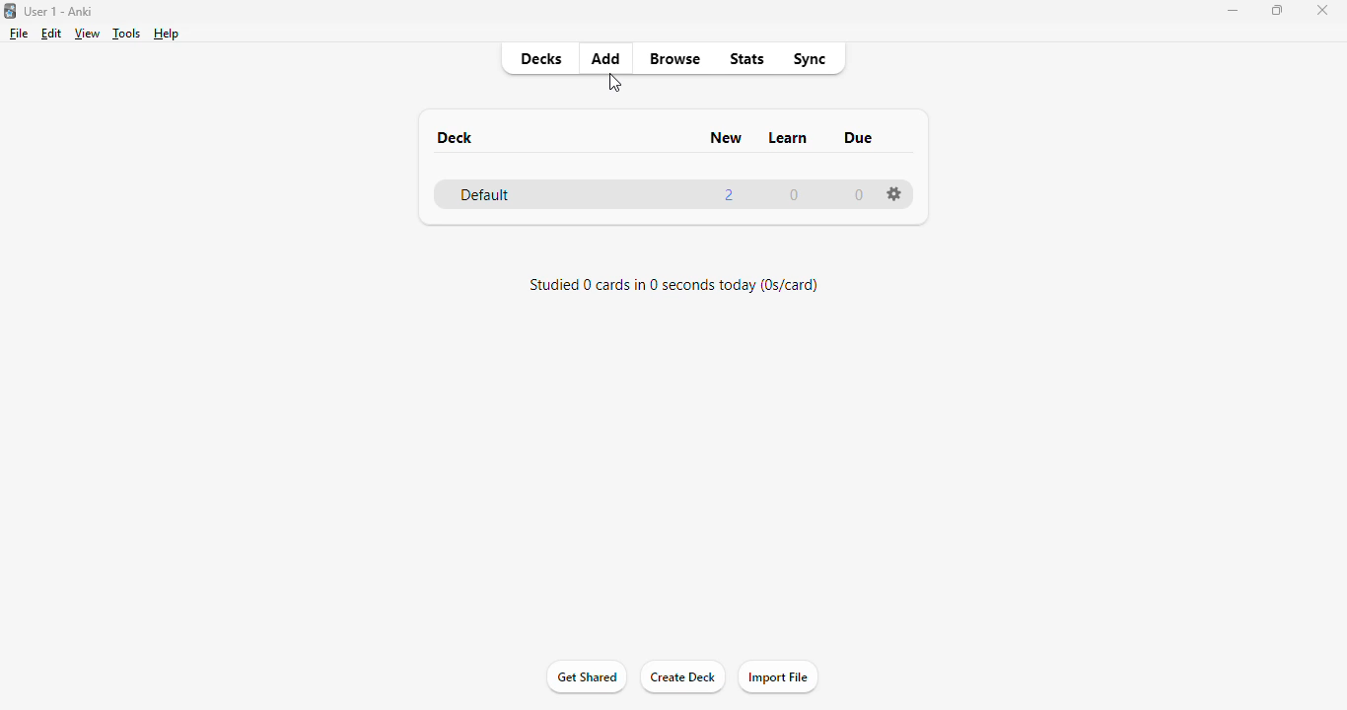  What do you see at coordinates (59, 11) in the screenshot?
I see `title` at bounding box center [59, 11].